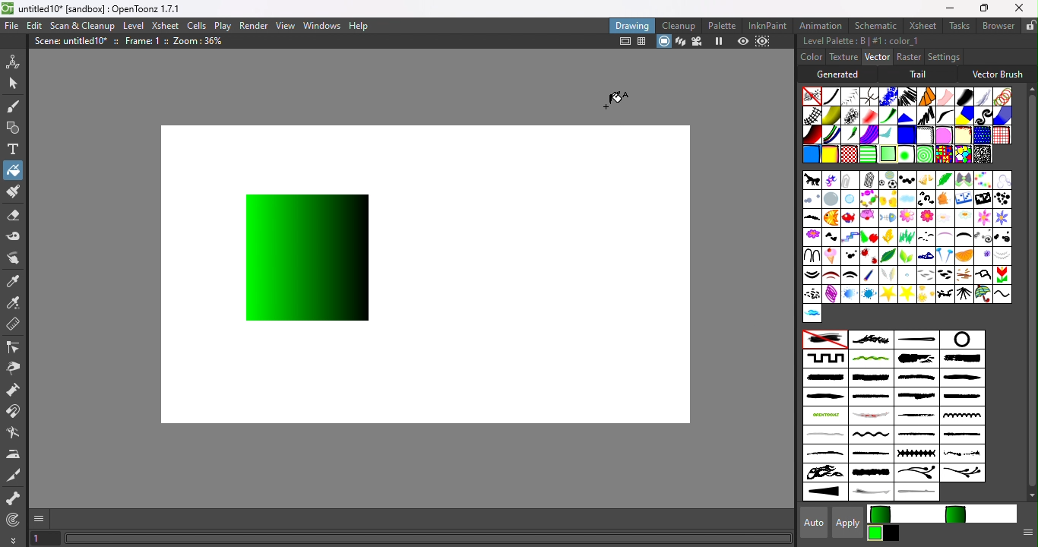 The image size is (1038, 547). I want to click on Xsheet, so click(165, 25).